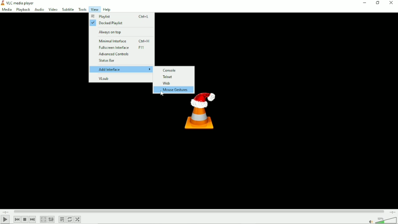  Describe the element at coordinates (121, 61) in the screenshot. I see `Status bar` at that location.